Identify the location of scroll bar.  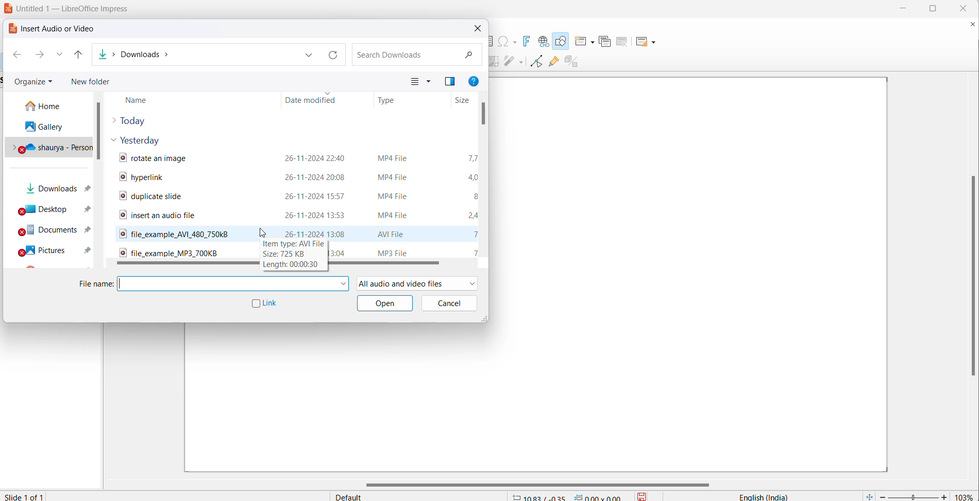
(100, 131).